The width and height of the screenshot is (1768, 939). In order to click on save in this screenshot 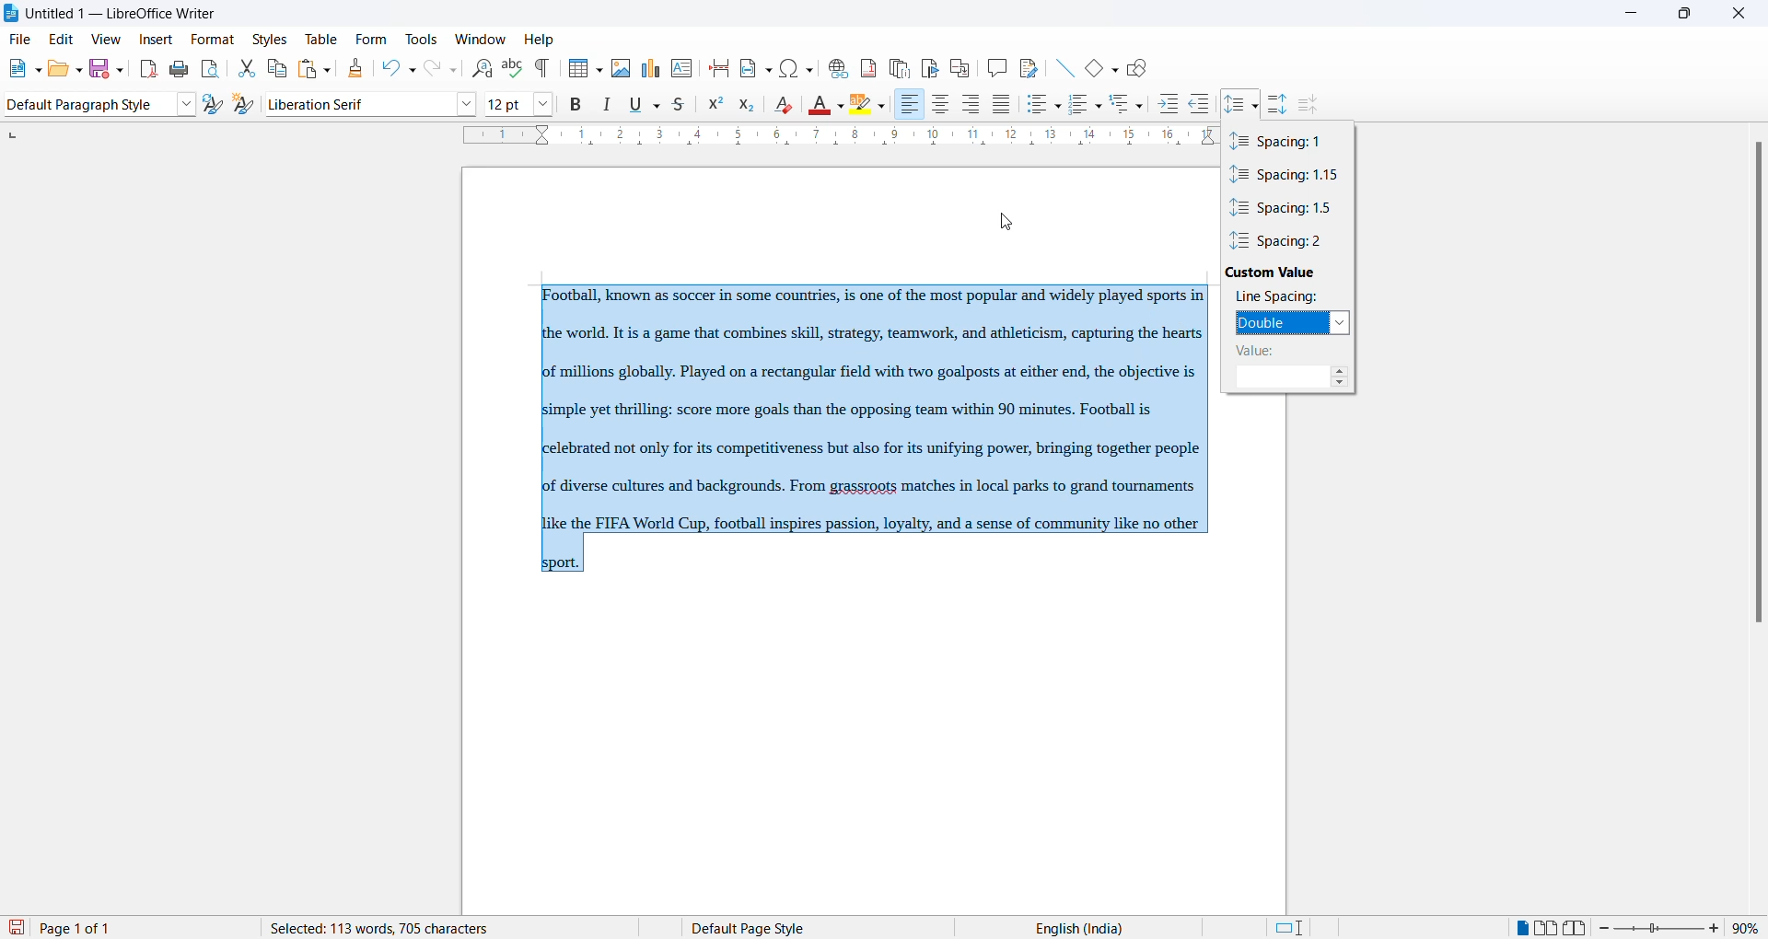, I will do `click(17, 927)`.